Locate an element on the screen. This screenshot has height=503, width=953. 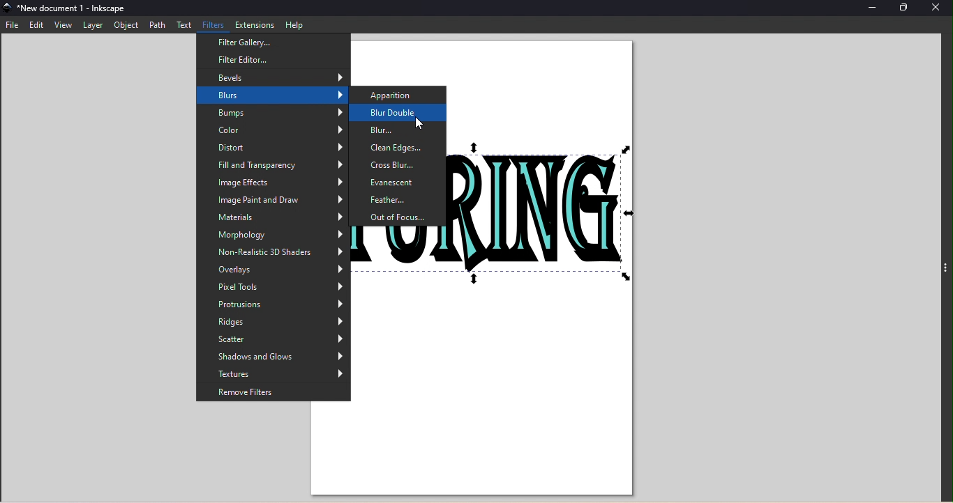
Textures is located at coordinates (272, 376).